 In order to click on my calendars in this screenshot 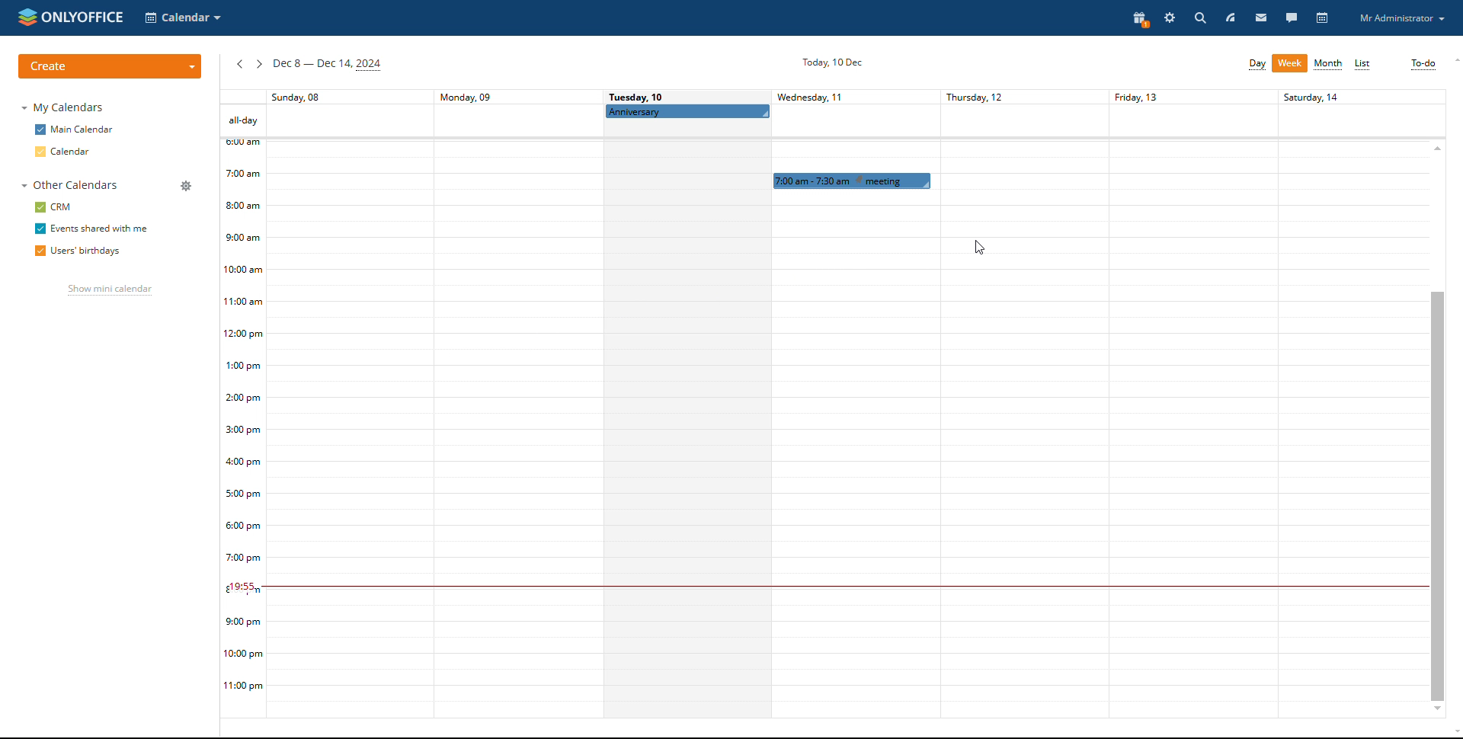, I will do `click(66, 108)`.